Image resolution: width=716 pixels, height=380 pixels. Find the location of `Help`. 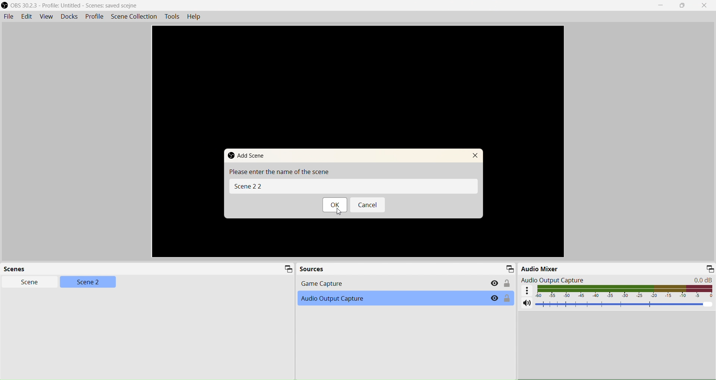

Help is located at coordinates (194, 16).